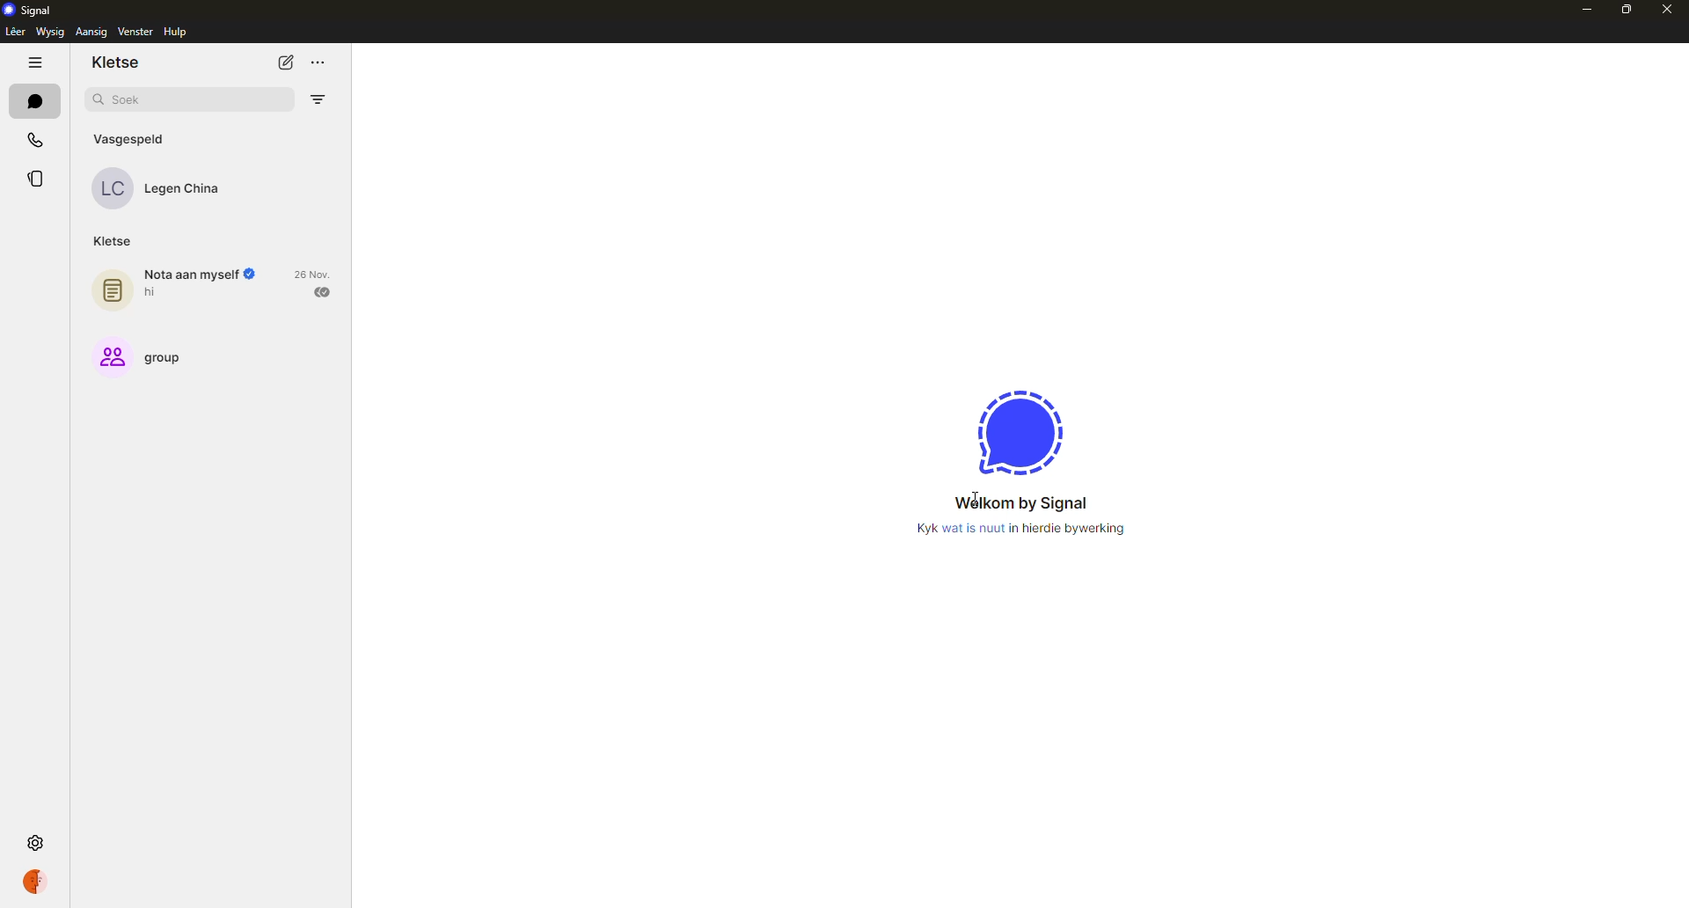  I want to click on signal, so click(1021, 433).